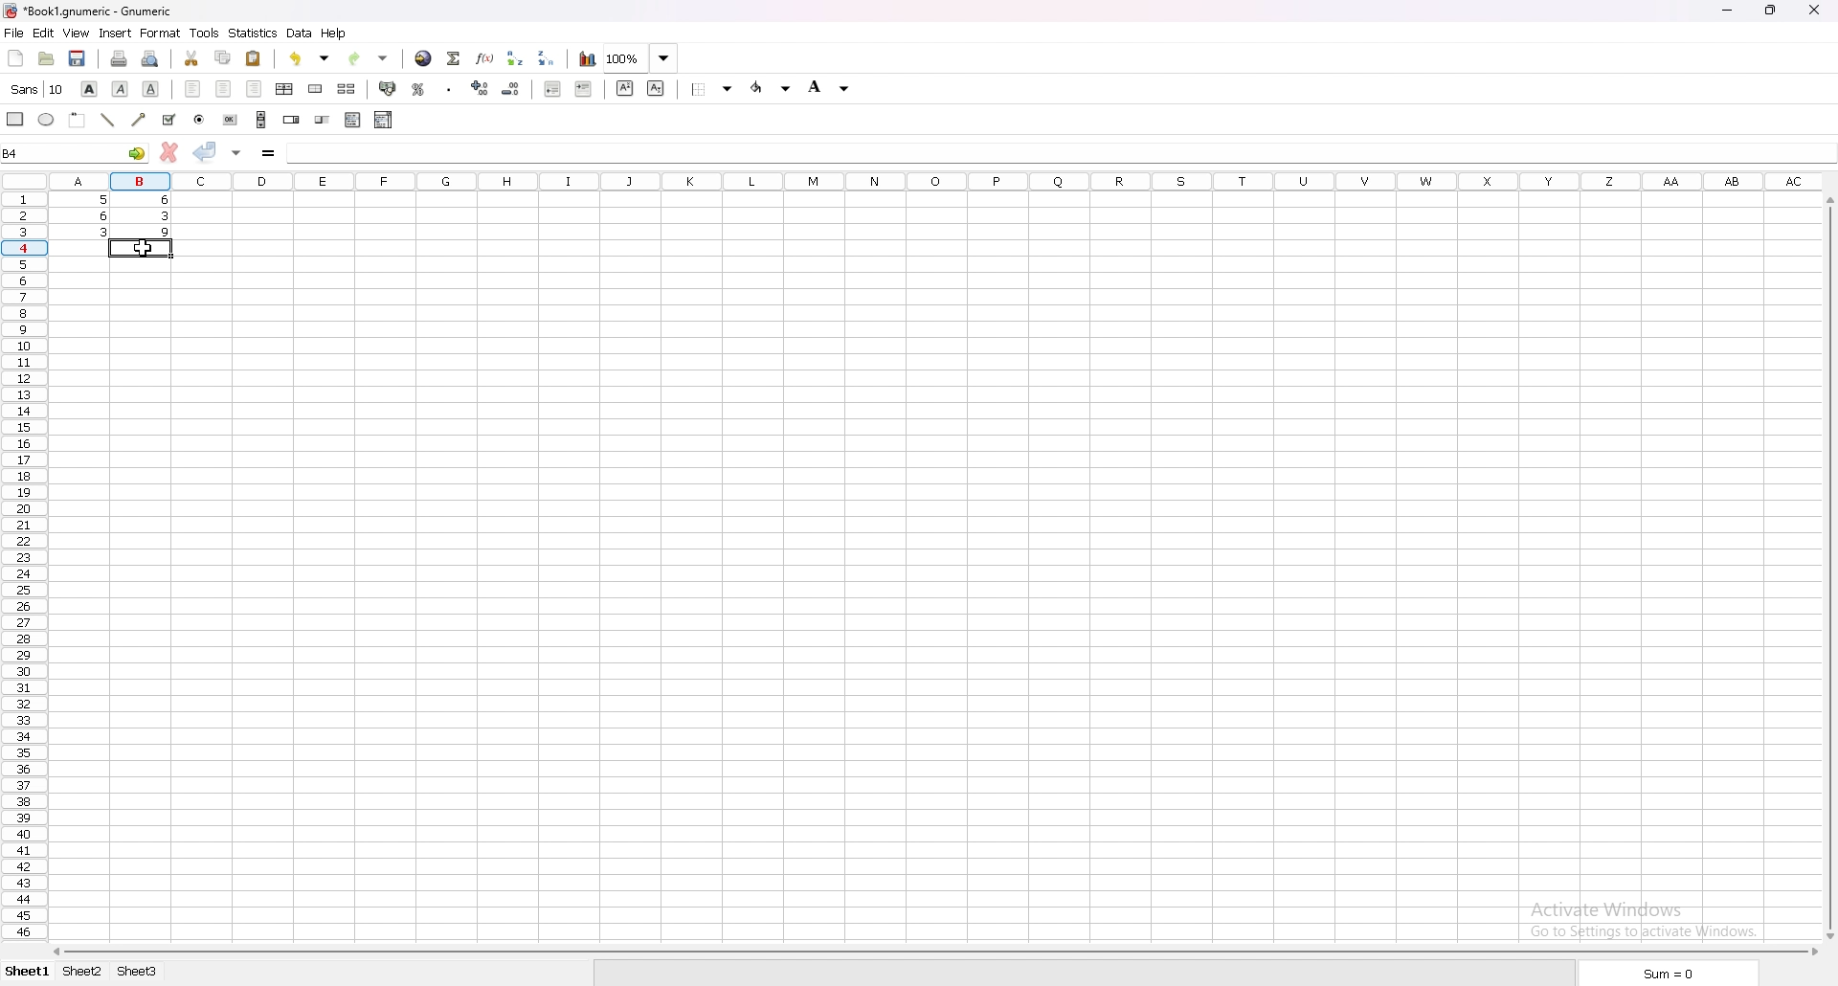  Describe the element at coordinates (257, 90) in the screenshot. I see `align right` at that location.